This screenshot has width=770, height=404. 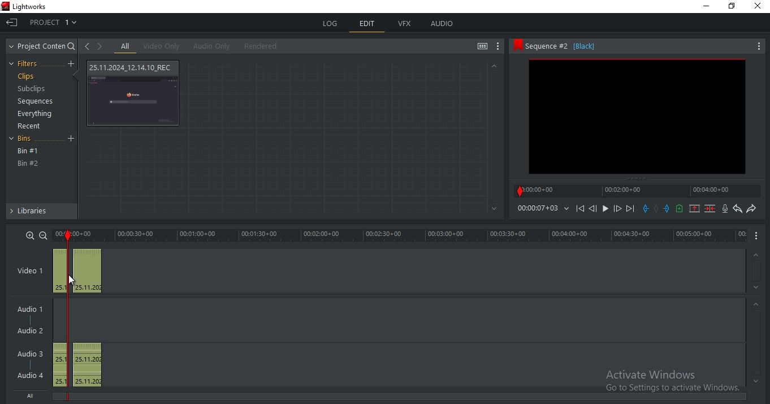 I want to click on add a cue, so click(x=680, y=209).